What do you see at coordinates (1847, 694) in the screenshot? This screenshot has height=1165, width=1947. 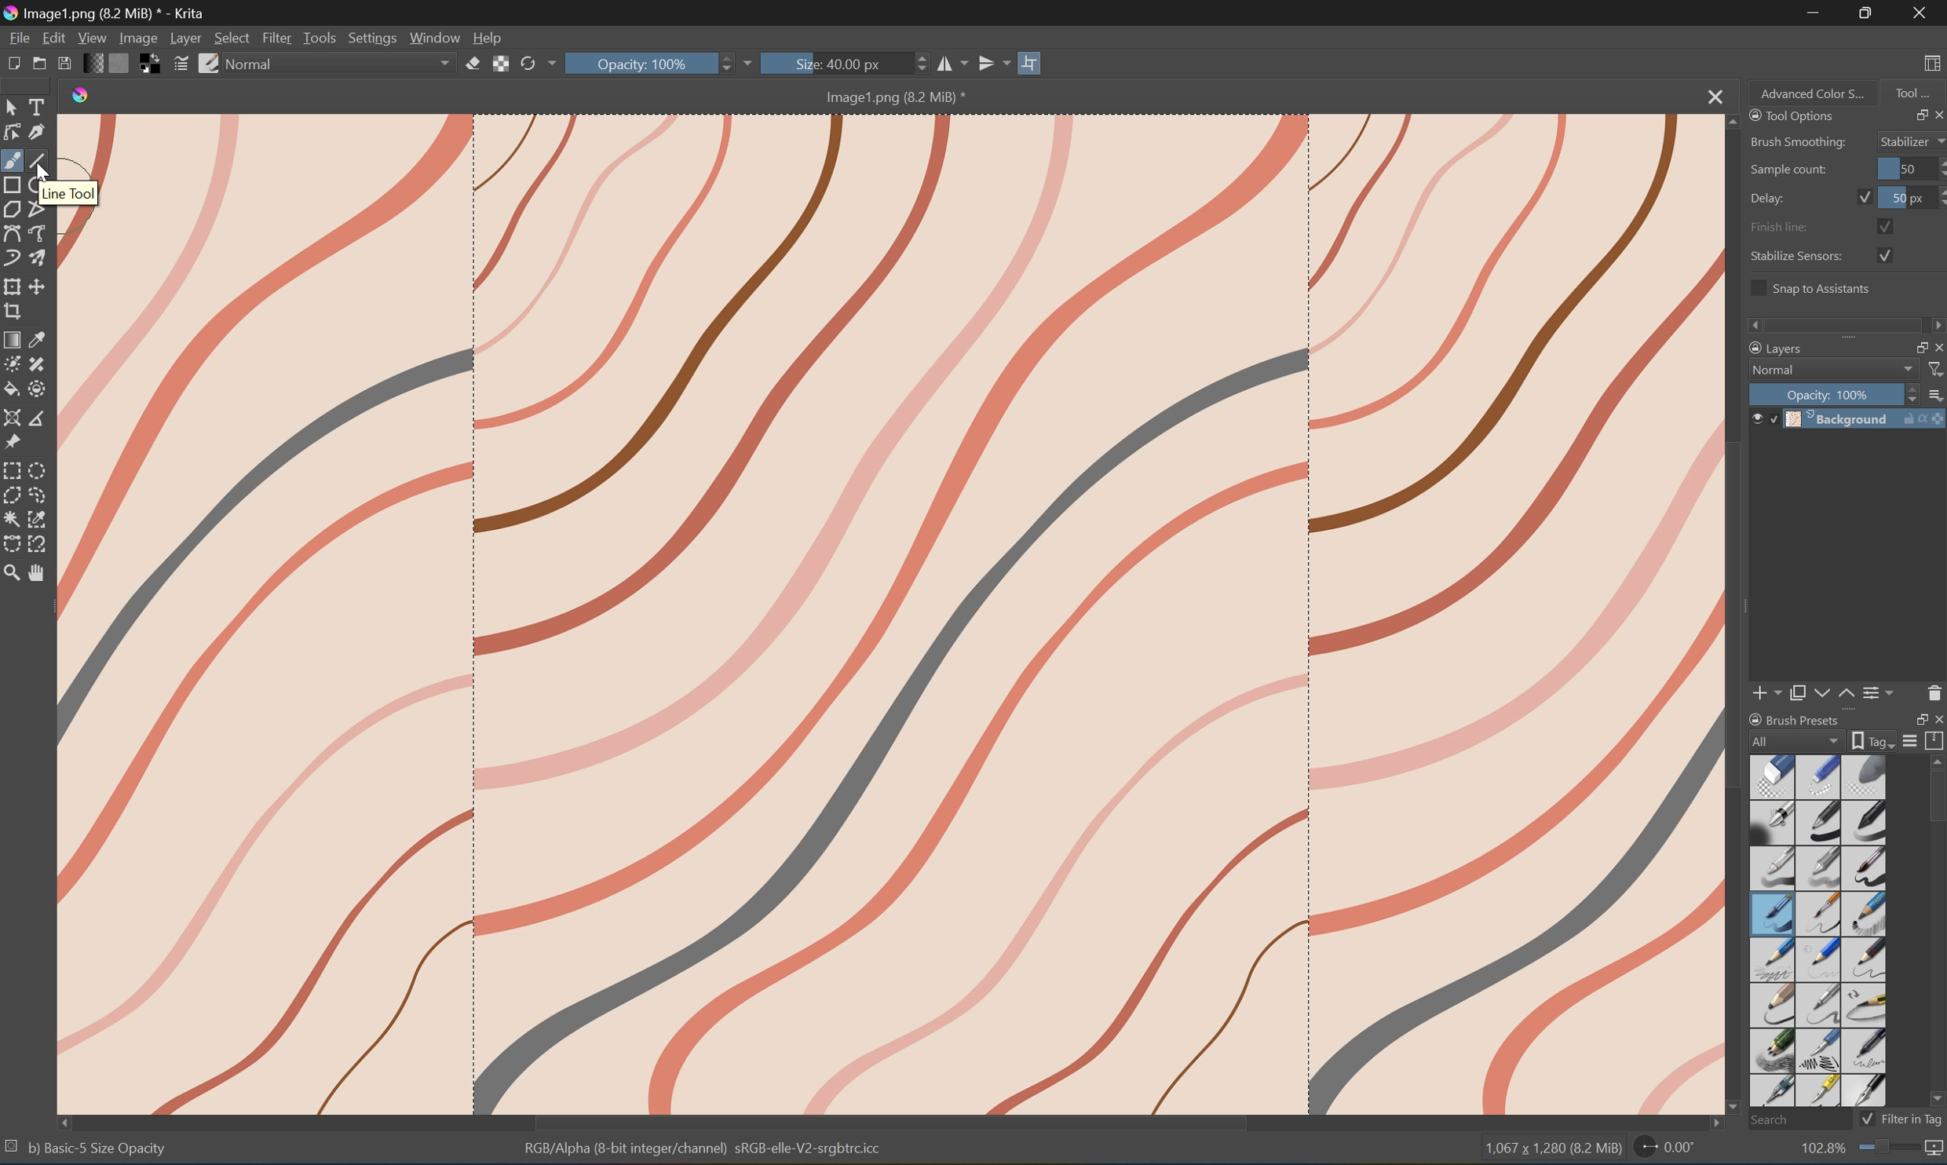 I see `Move layer or mask up` at bounding box center [1847, 694].